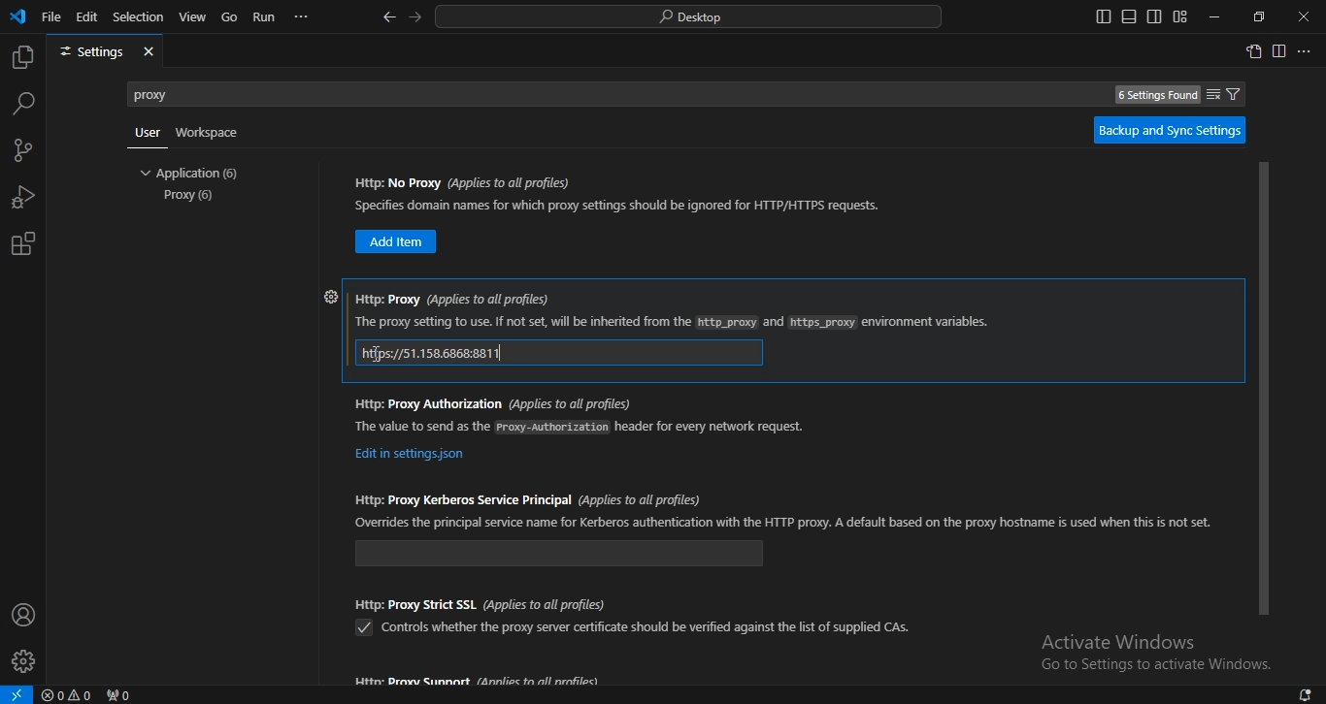 The image size is (1326, 704). What do you see at coordinates (22, 615) in the screenshot?
I see `accounts` at bounding box center [22, 615].